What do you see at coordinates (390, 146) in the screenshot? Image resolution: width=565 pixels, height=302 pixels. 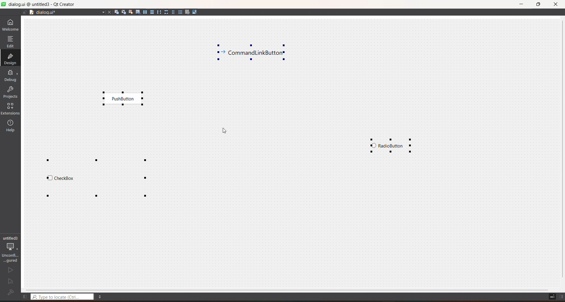 I see `selected widget 1` at bounding box center [390, 146].